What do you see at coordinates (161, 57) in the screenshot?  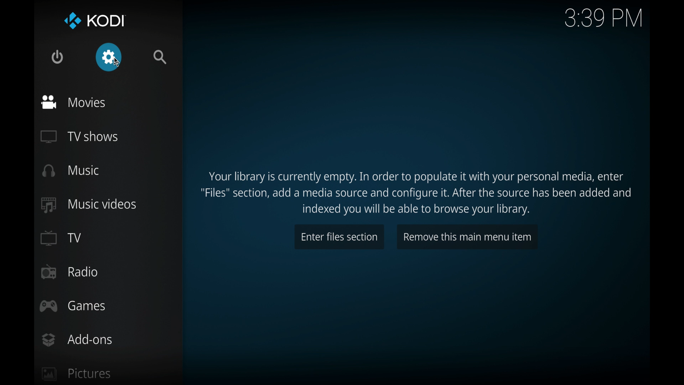 I see `search` at bounding box center [161, 57].